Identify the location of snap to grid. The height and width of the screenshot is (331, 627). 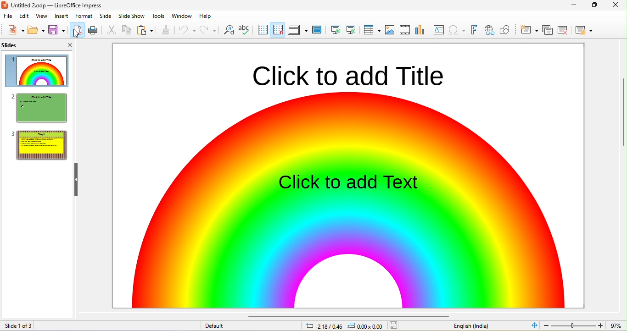
(277, 31).